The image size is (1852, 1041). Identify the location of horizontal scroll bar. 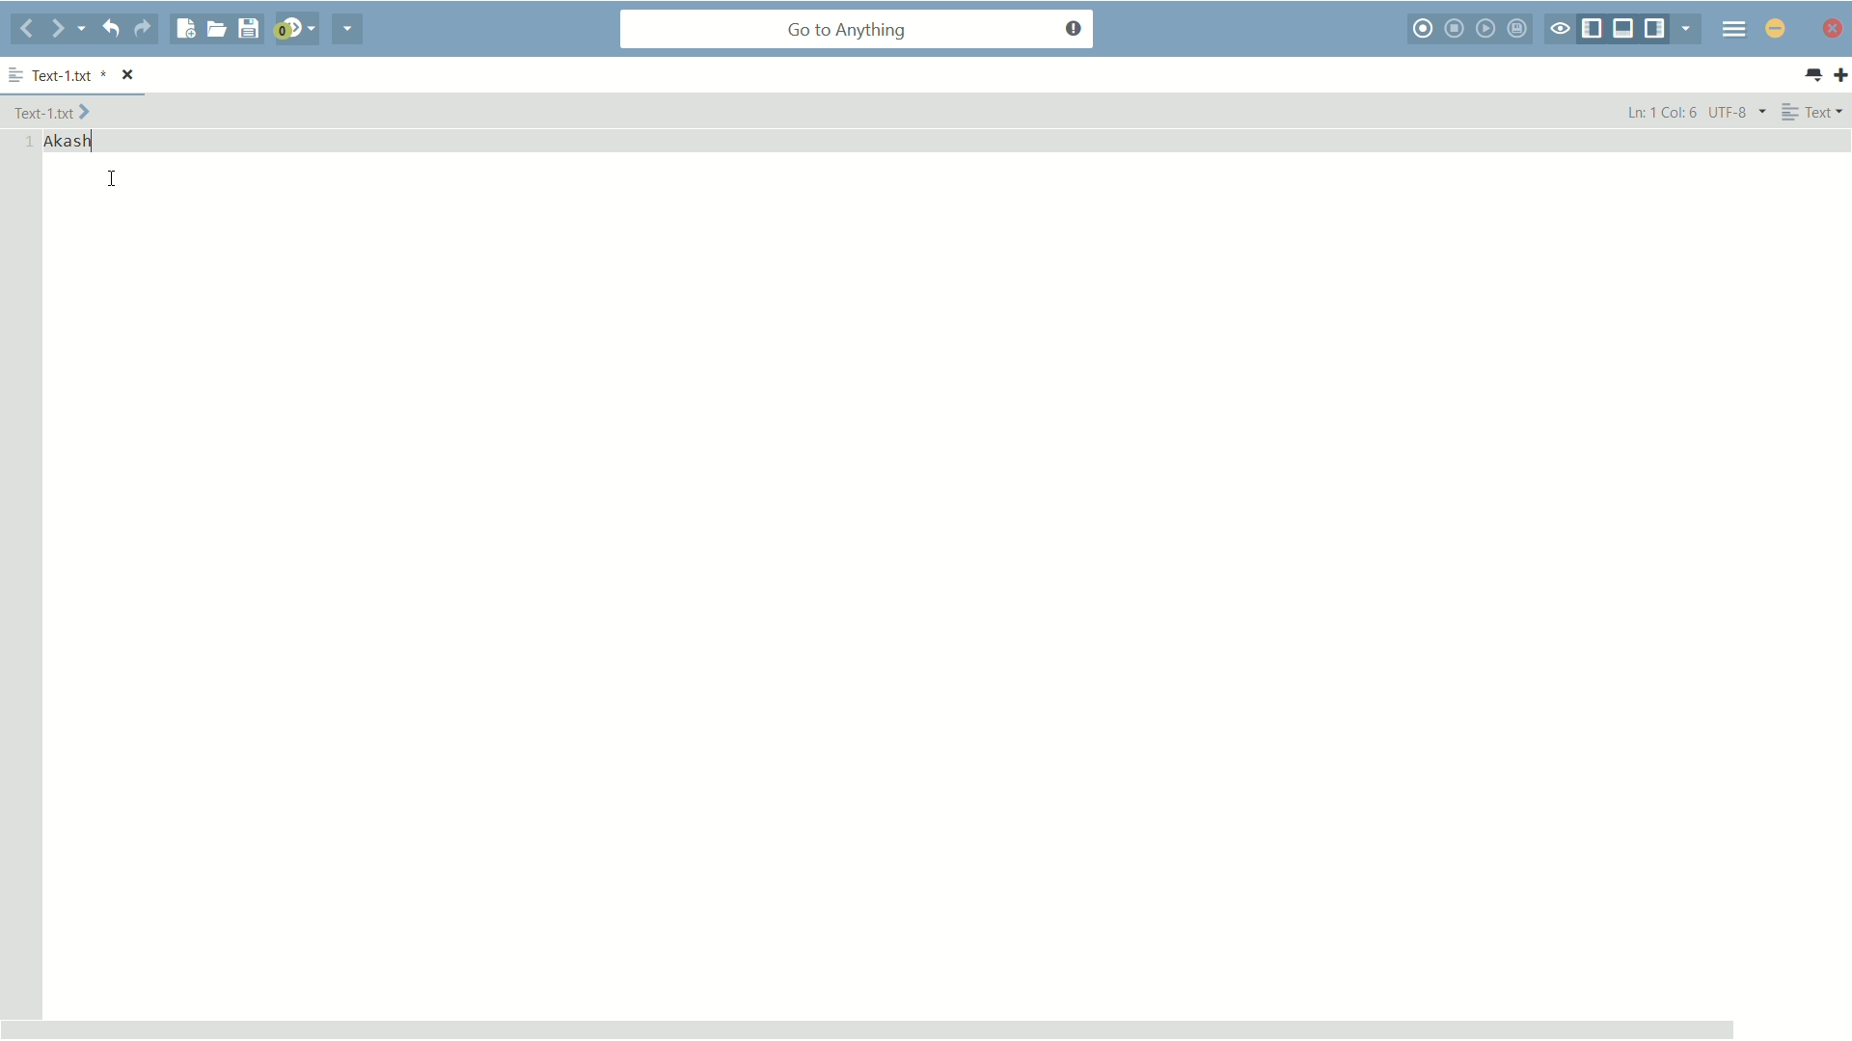
(867, 1028).